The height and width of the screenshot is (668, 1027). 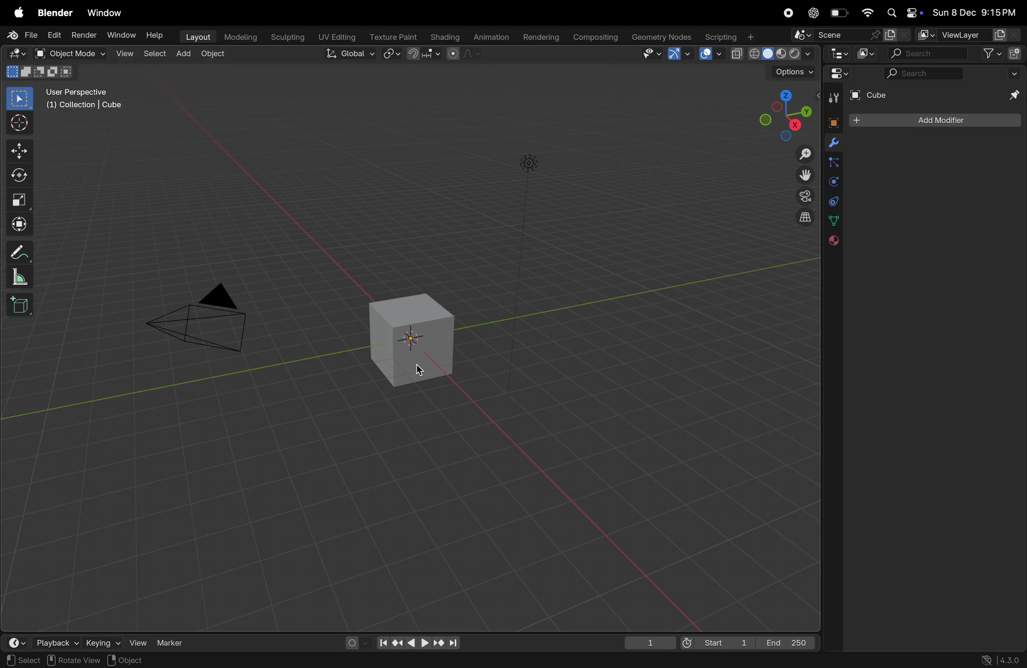 What do you see at coordinates (206, 321) in the screenshot?
I see `perspective camera` at bounding box center [206, 321].